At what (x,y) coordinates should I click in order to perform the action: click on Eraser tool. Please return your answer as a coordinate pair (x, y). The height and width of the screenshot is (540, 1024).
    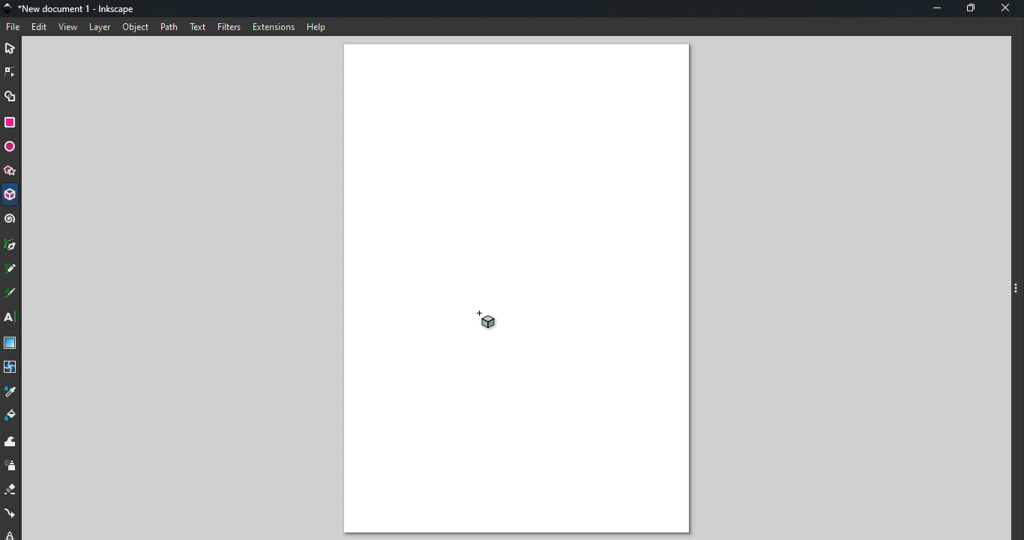
    Looking at the image, I should click on (11, 491).